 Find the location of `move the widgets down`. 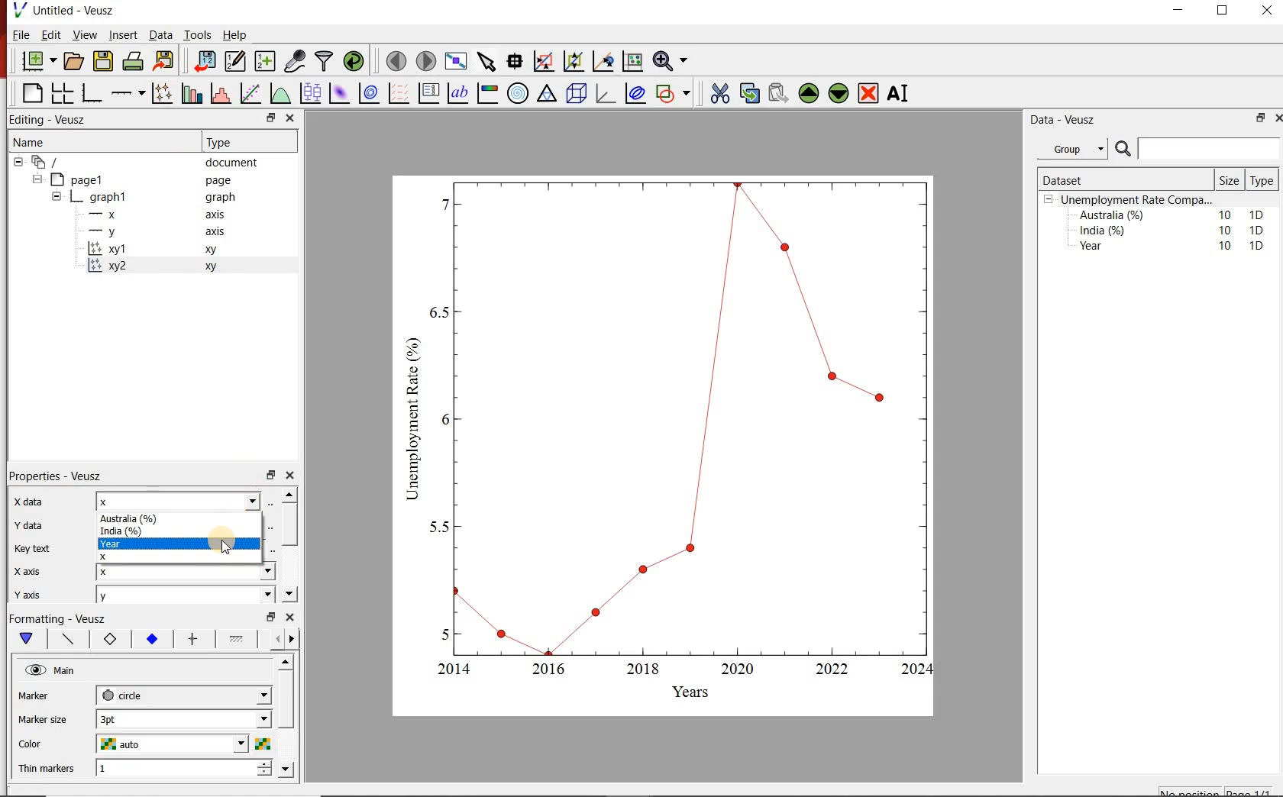

move the widgets down is located at coordinates (837, 93).